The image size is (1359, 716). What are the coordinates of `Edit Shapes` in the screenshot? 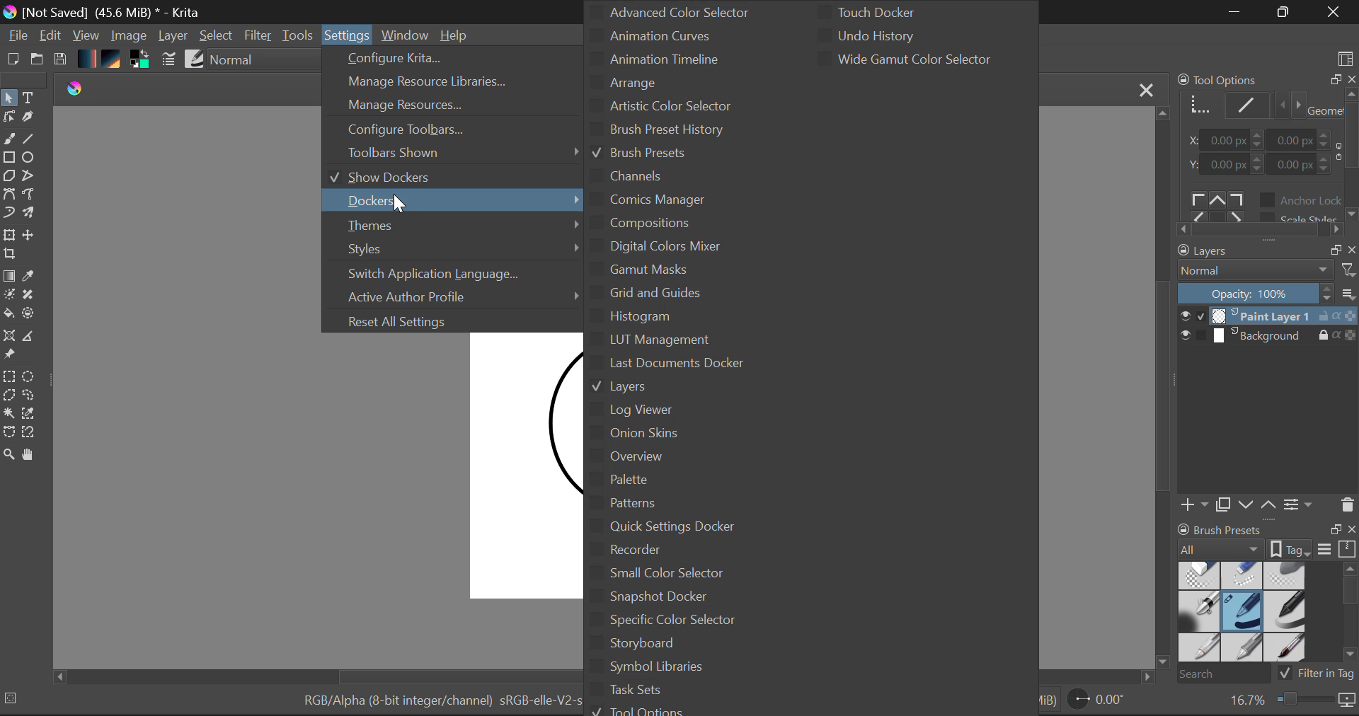 It's located at (11, 117).